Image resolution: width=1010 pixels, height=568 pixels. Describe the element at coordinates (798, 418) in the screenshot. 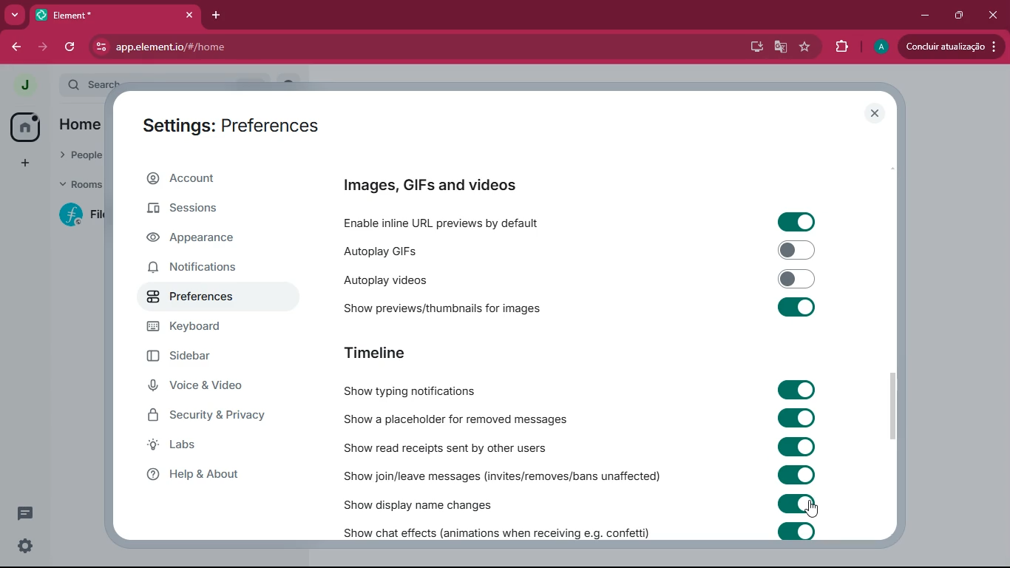

I see `toggle on/off` at that location.